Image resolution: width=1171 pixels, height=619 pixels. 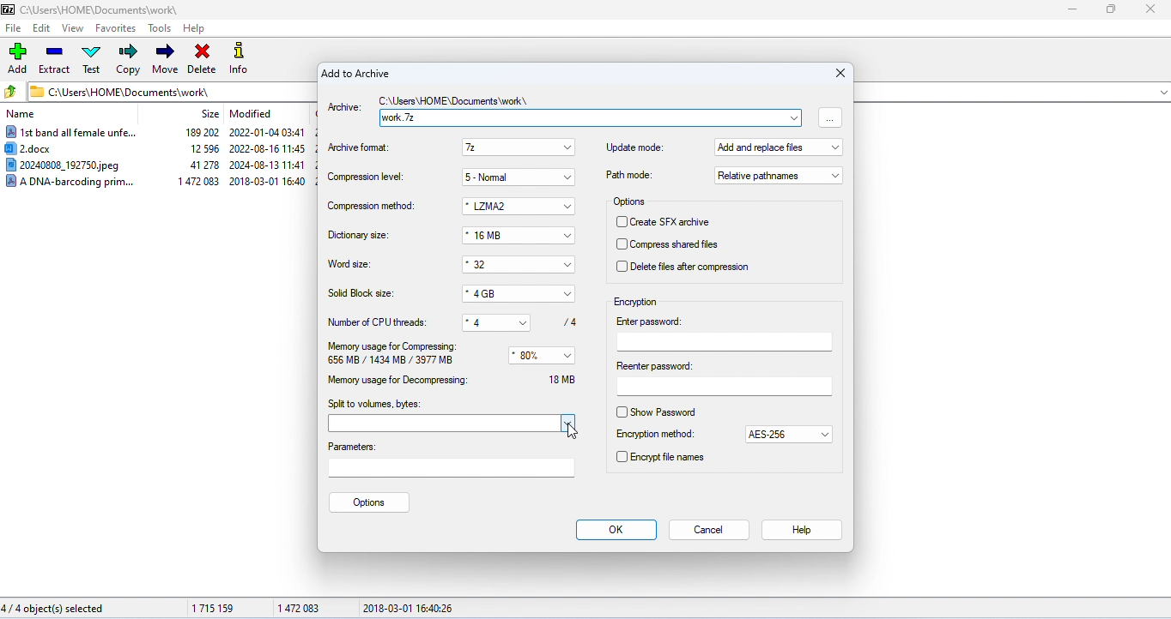 I want to click on view, so click(x=72, y=28).